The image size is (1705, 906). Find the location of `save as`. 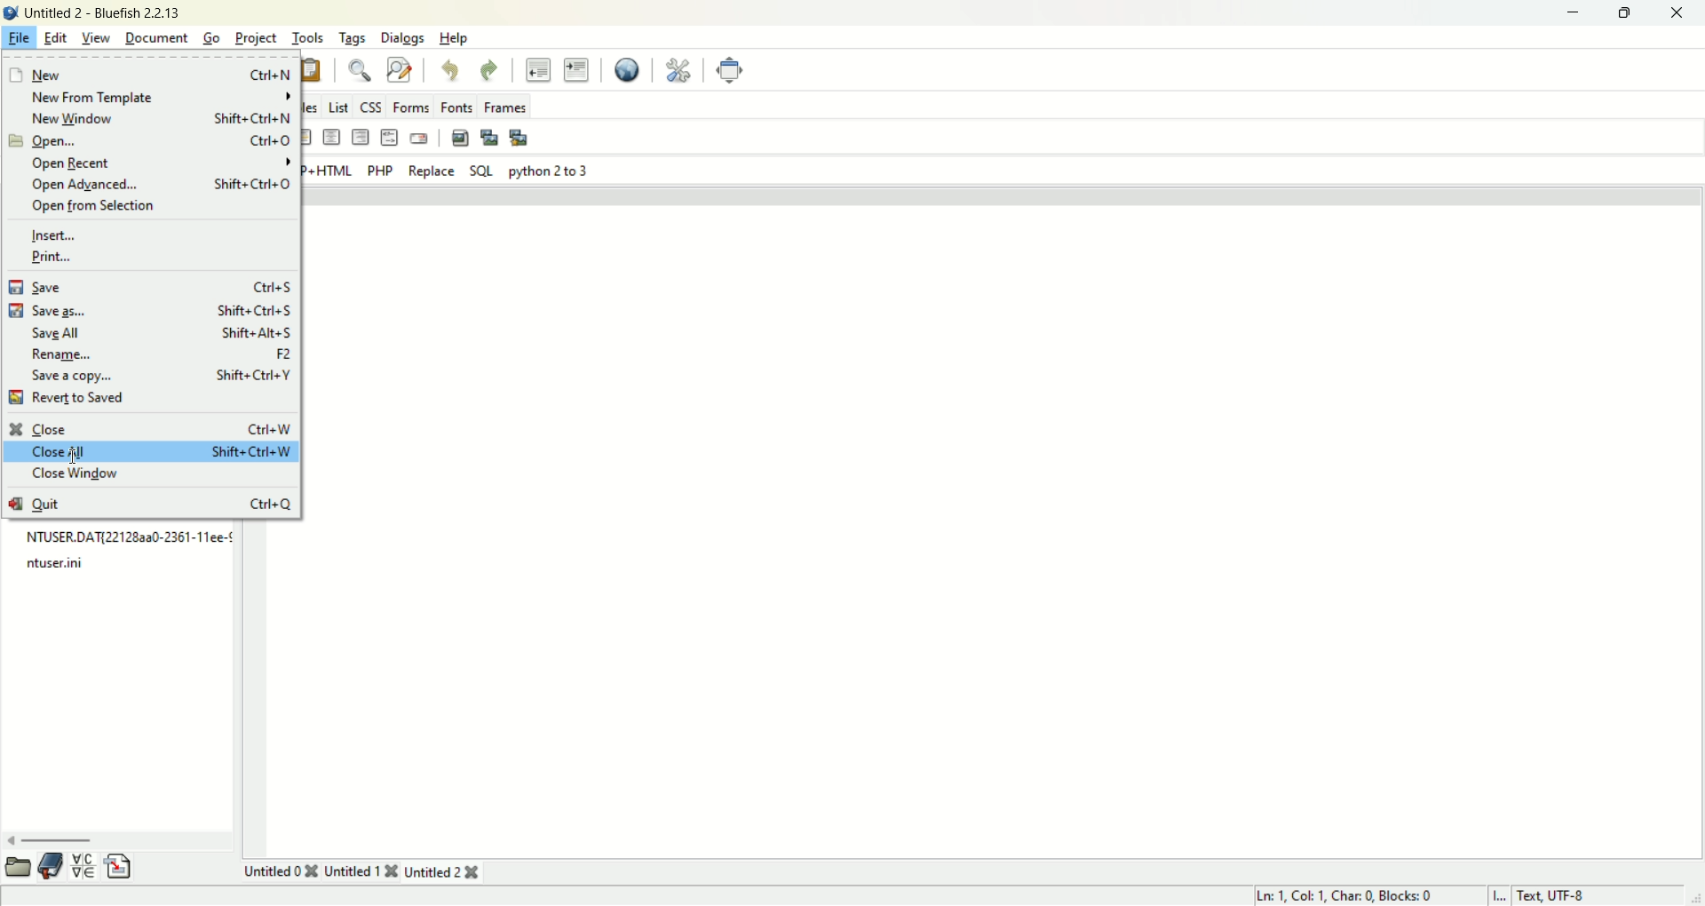

save as is located at coordinates (150, 309).